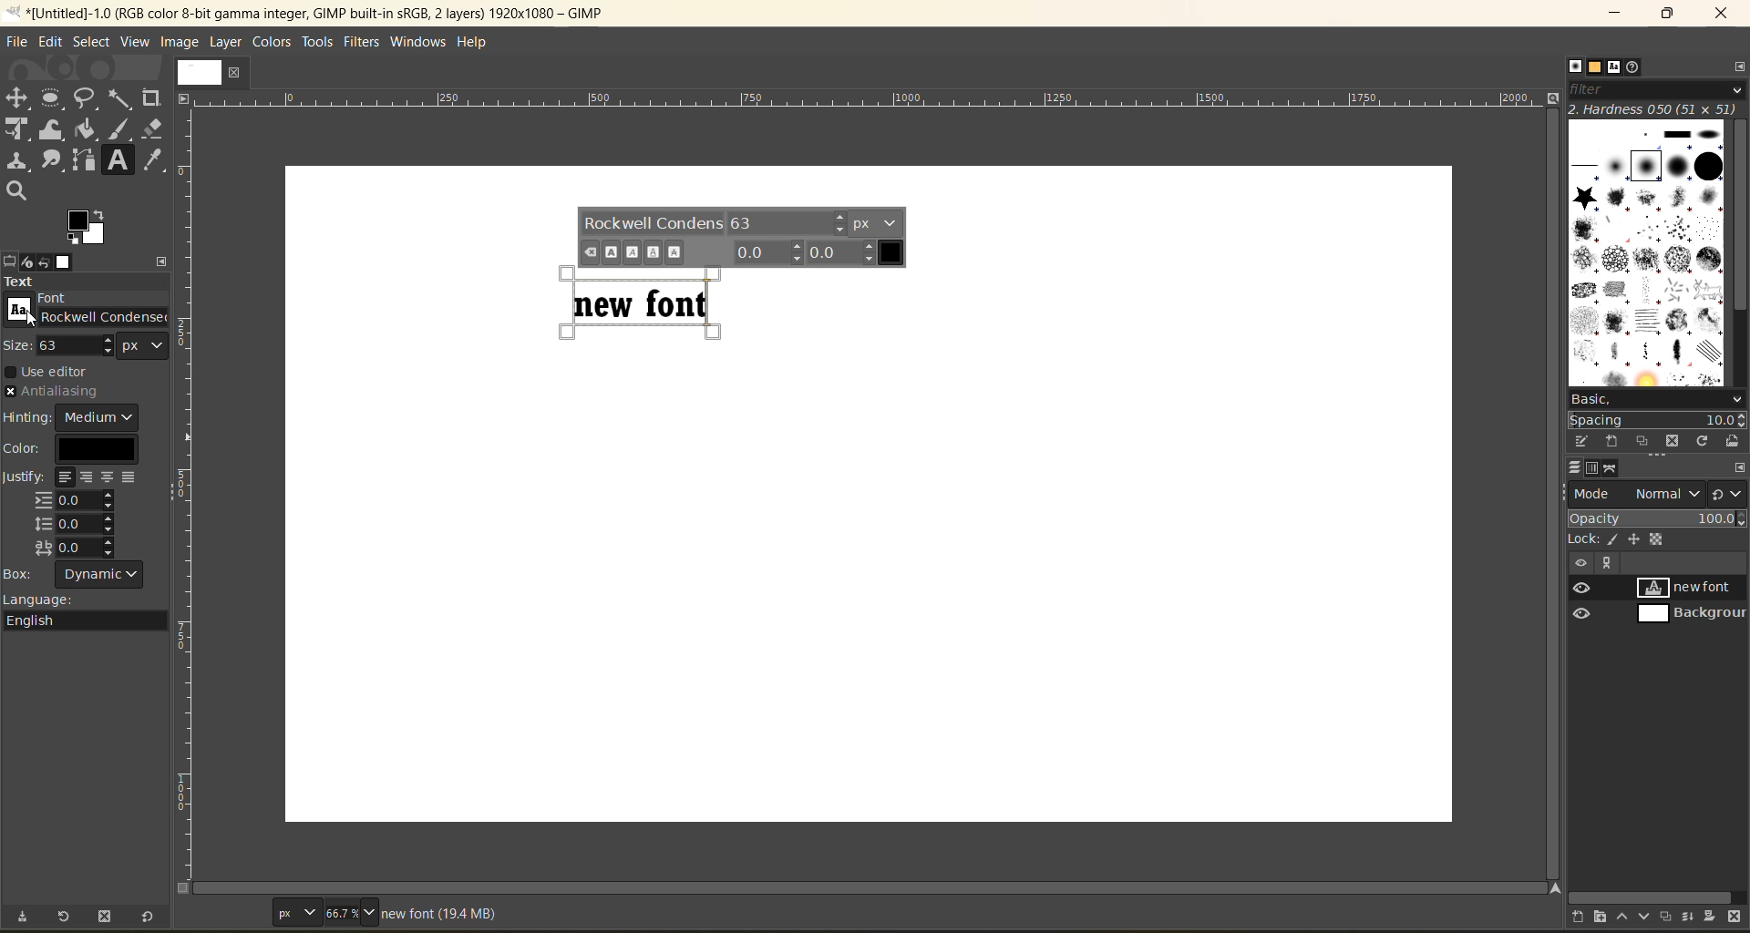  What do you see at coordinates (648, 302) in the screenshot?
I see `text ` at bounding box center [648, 302].